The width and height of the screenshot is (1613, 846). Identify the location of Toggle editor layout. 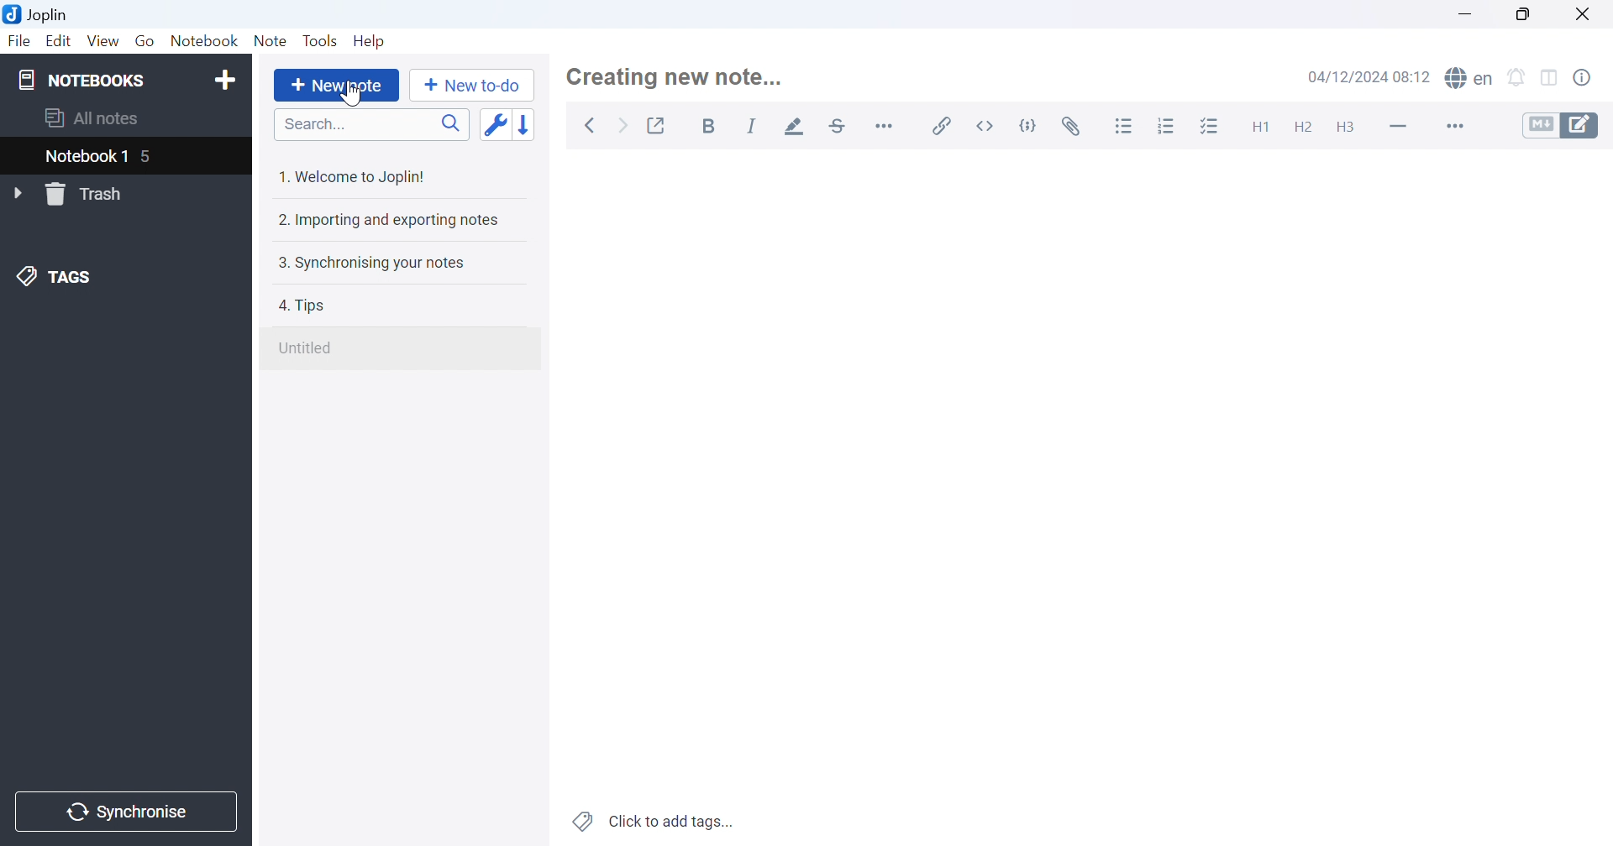
(1554, 77).